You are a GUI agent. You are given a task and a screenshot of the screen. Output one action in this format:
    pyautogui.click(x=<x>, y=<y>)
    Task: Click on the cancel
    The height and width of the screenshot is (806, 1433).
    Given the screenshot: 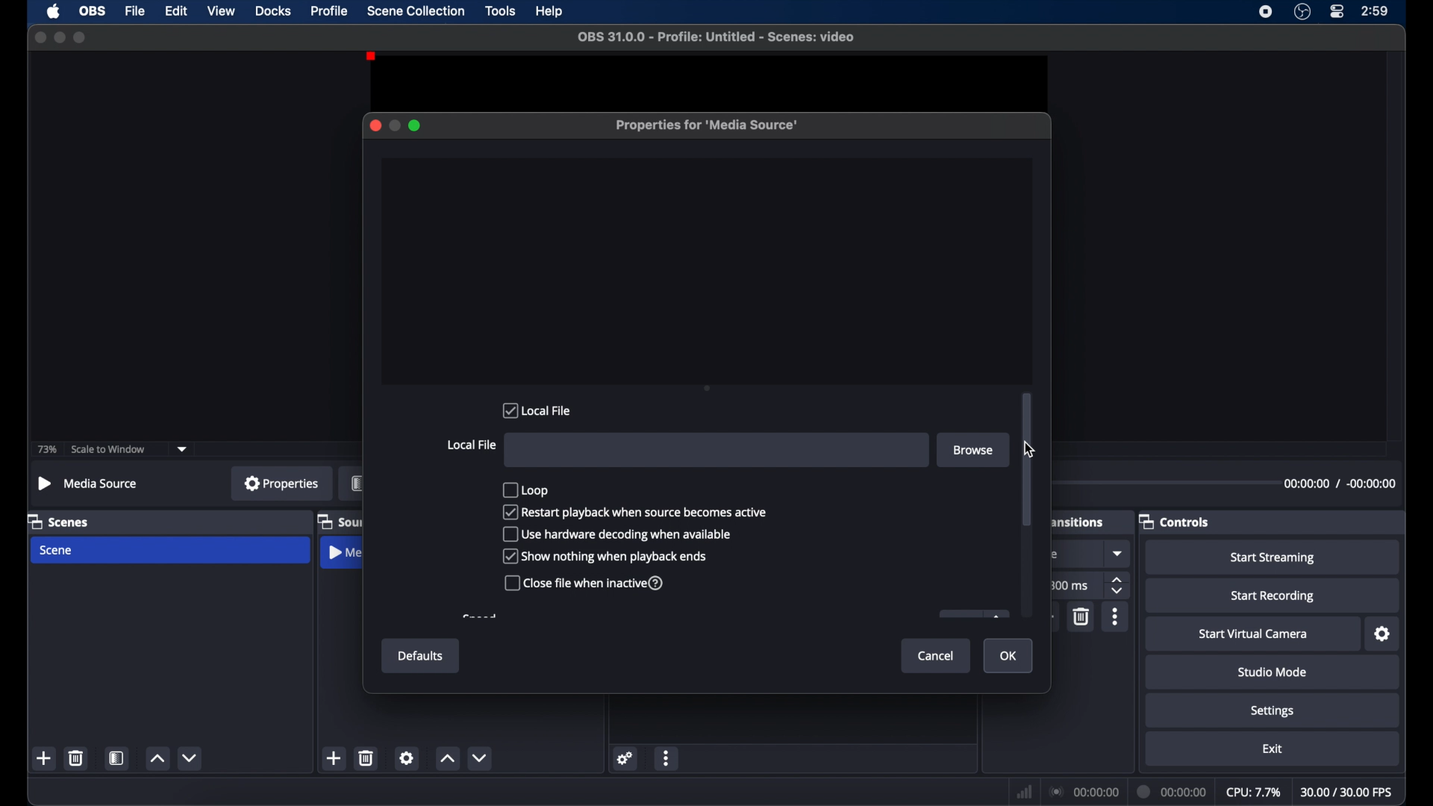 What is the action you would take?
    pyautogui.click(x=937, y=657)
    